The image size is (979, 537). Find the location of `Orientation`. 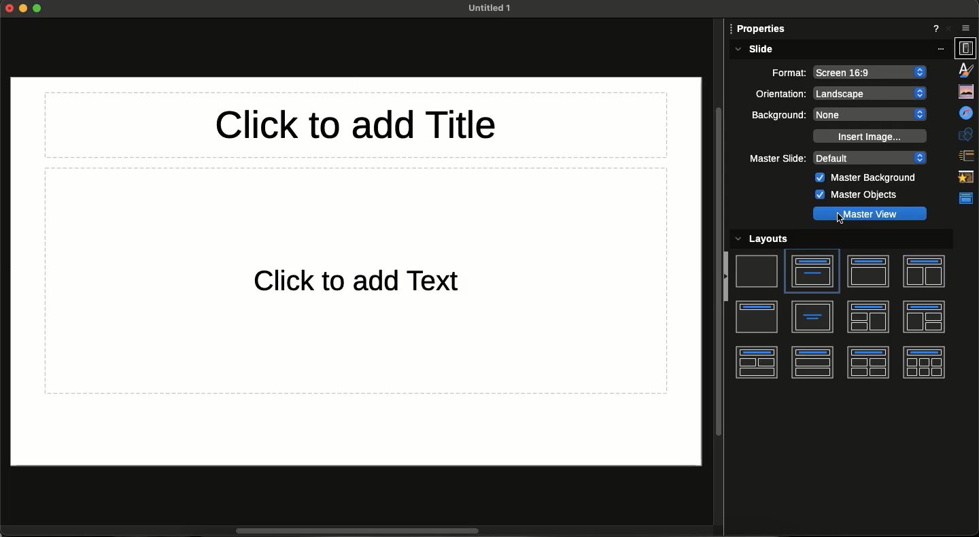

Orientation is located at coordinates (778, 94).